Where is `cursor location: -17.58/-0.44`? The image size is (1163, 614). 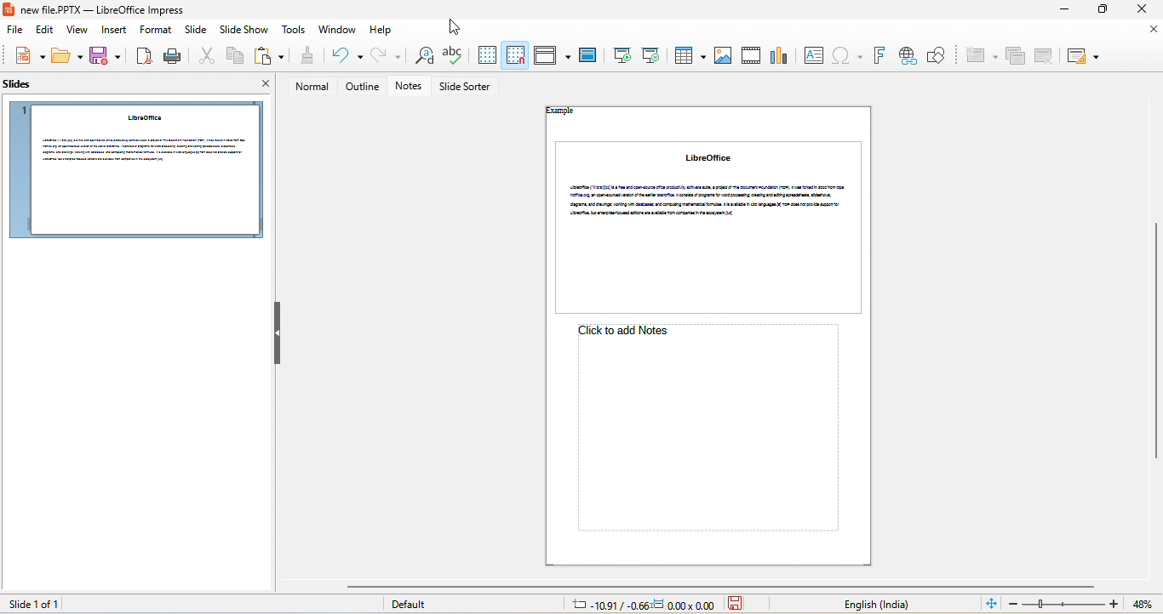
cursor location: -17.58/-0.44 is located at coordinates (607, 605).